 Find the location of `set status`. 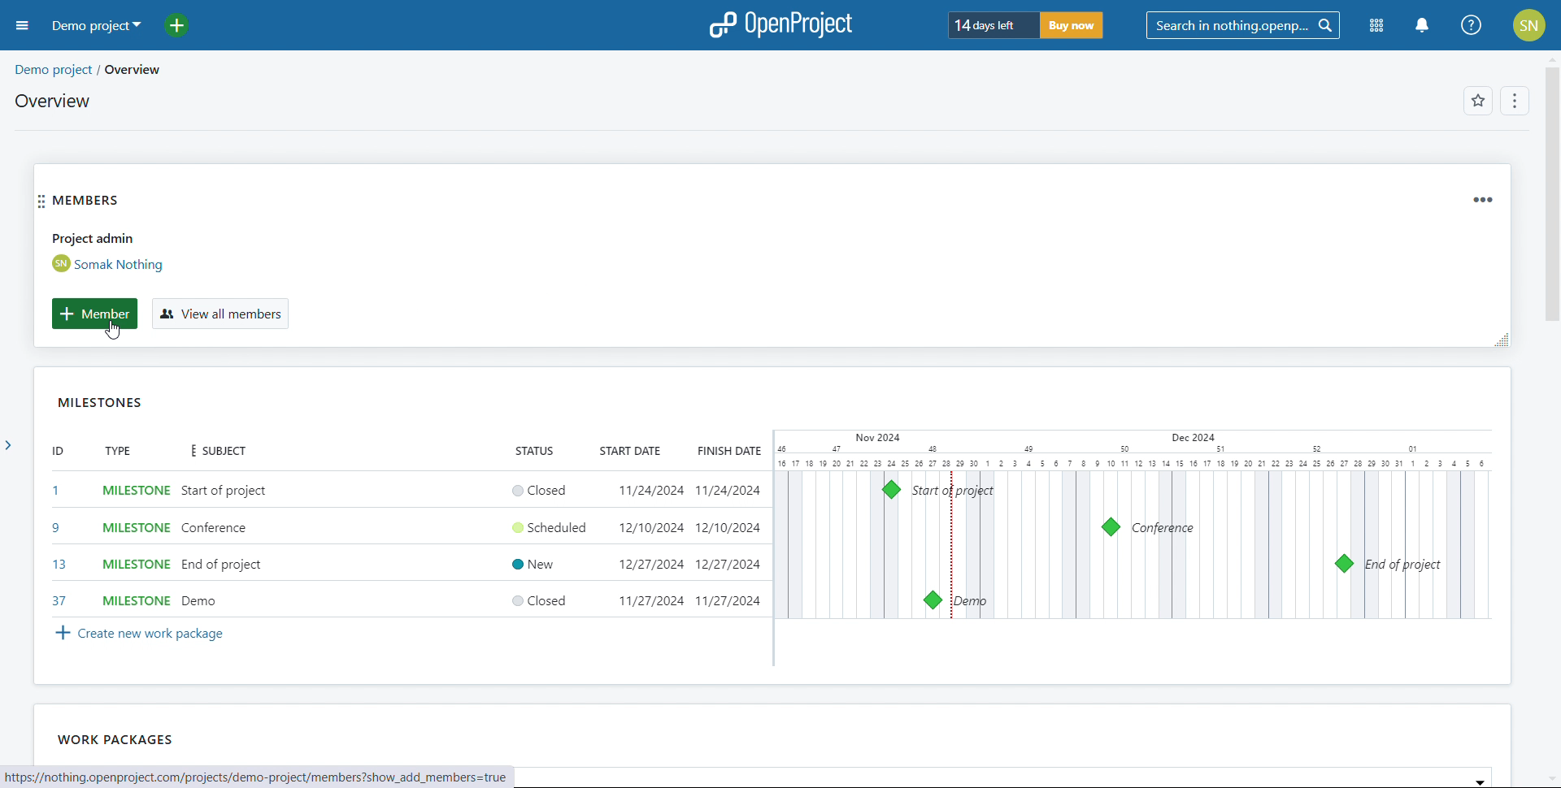

set status is located at coordinates (539, 489).